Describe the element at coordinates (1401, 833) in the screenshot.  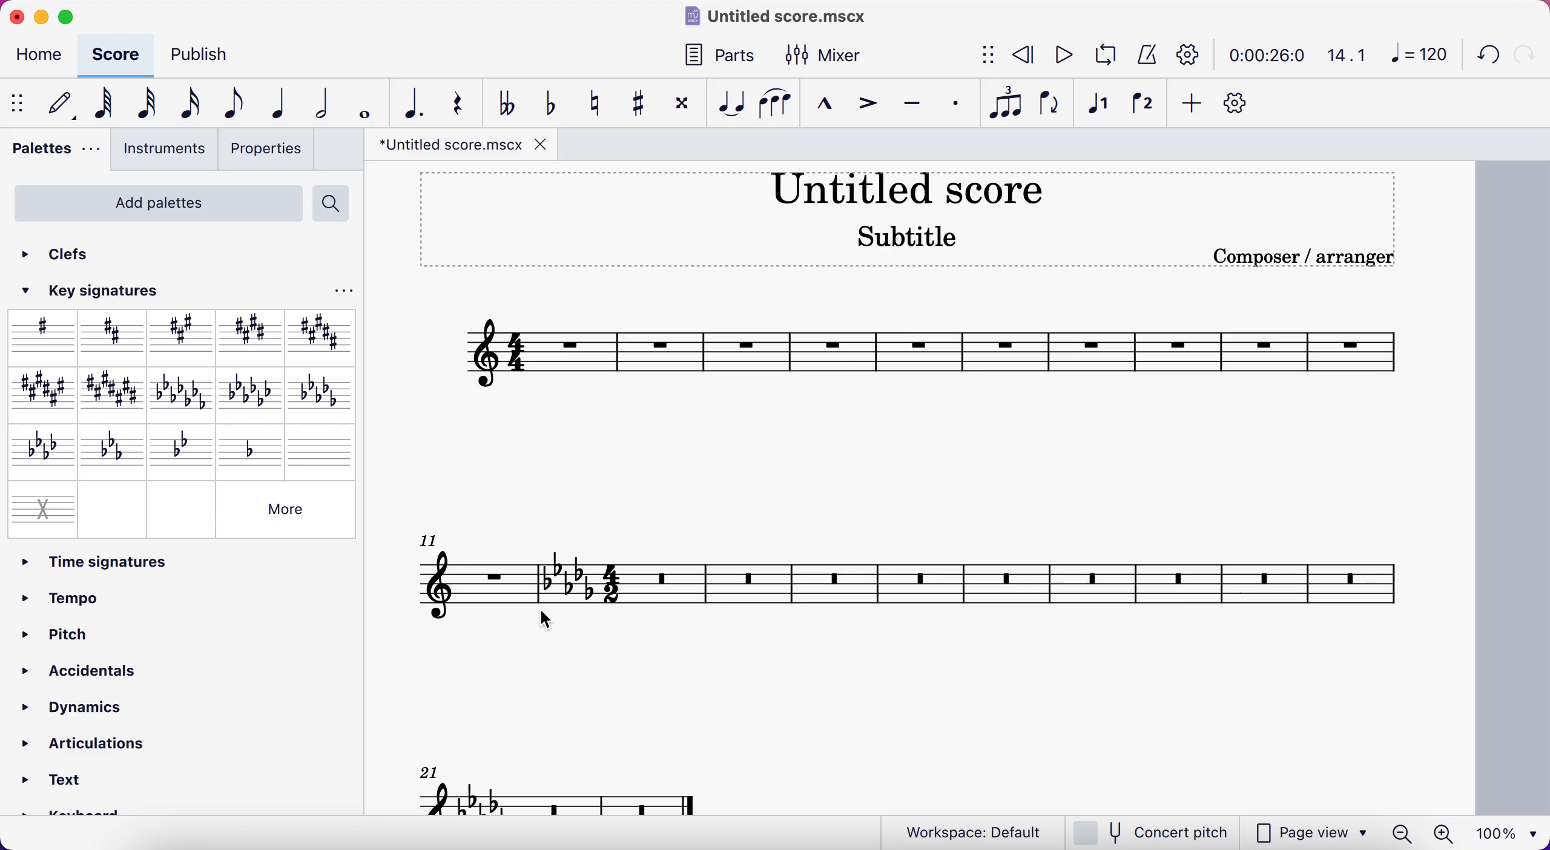
I see `zoom out` at that location.